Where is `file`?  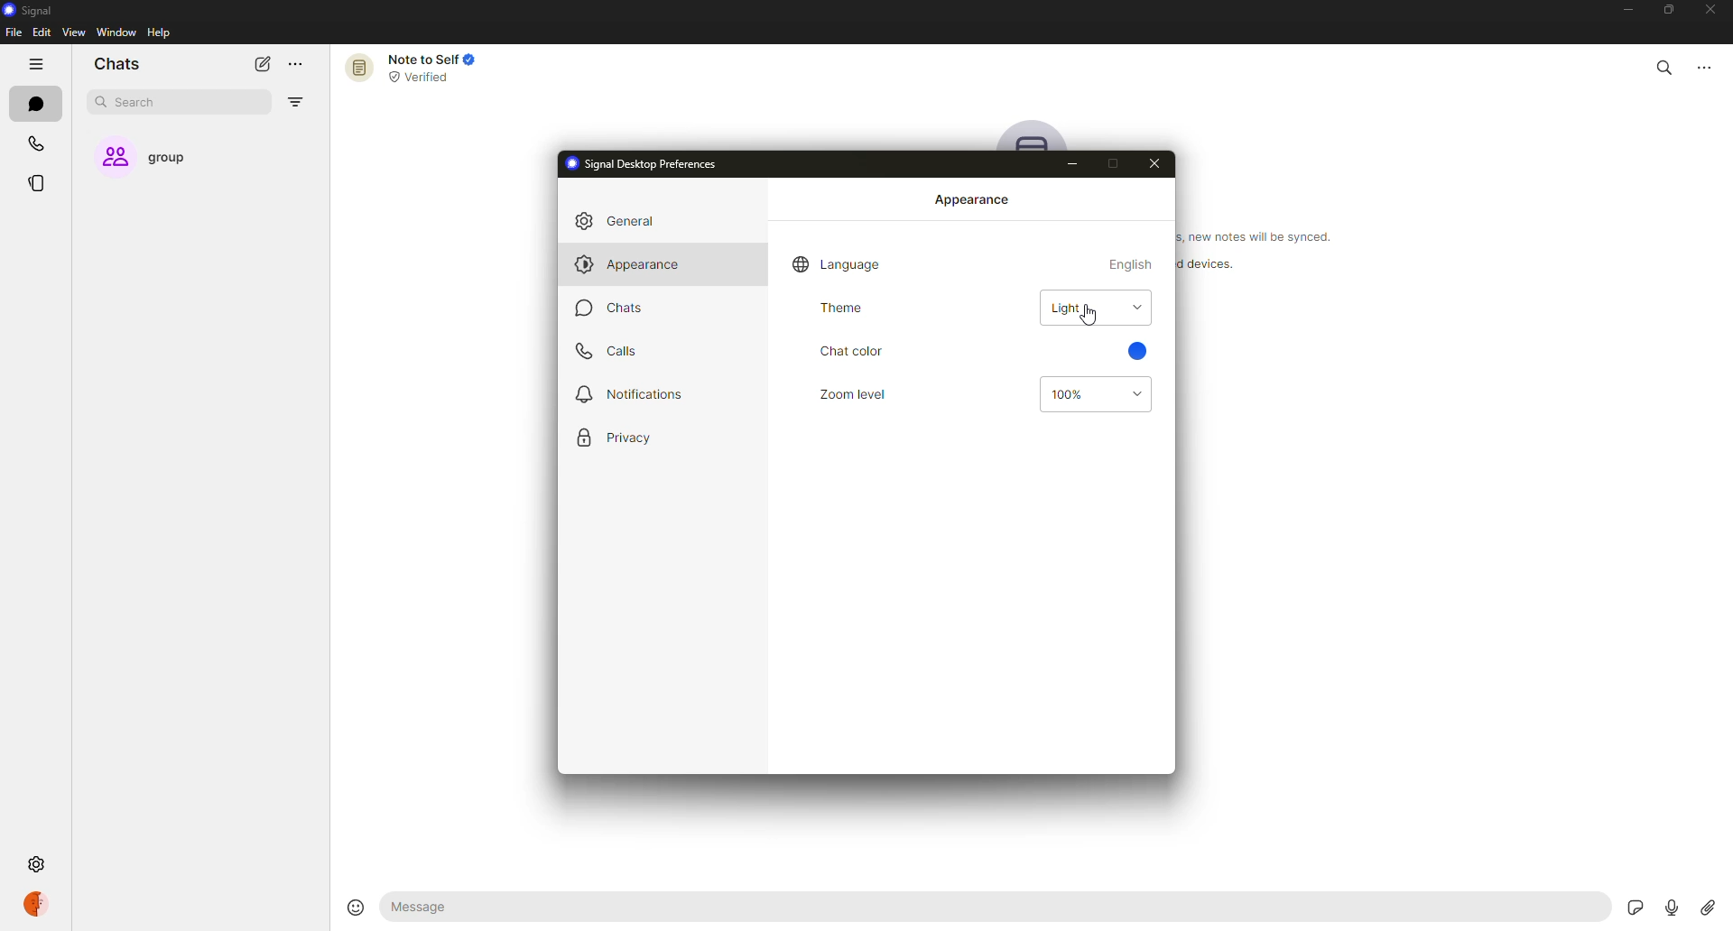
file is located at coordinates (13, 33).